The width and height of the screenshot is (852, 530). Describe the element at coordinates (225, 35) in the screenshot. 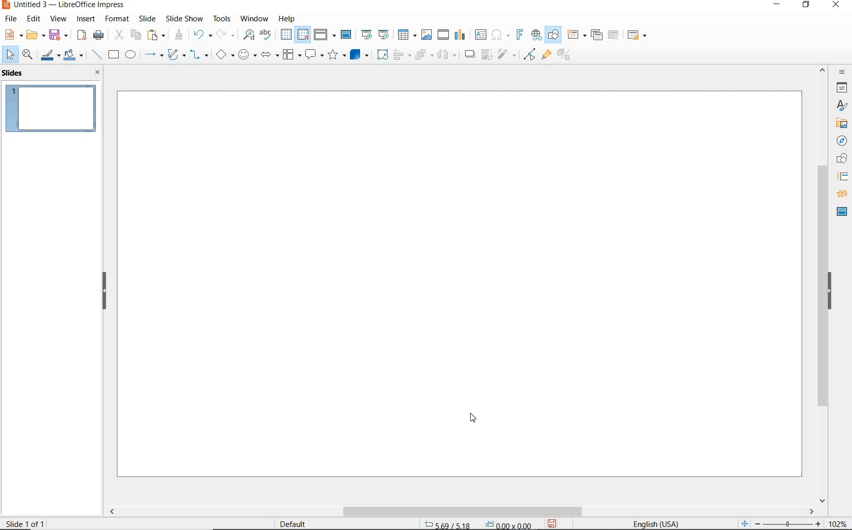

I see `REDO` at that location.